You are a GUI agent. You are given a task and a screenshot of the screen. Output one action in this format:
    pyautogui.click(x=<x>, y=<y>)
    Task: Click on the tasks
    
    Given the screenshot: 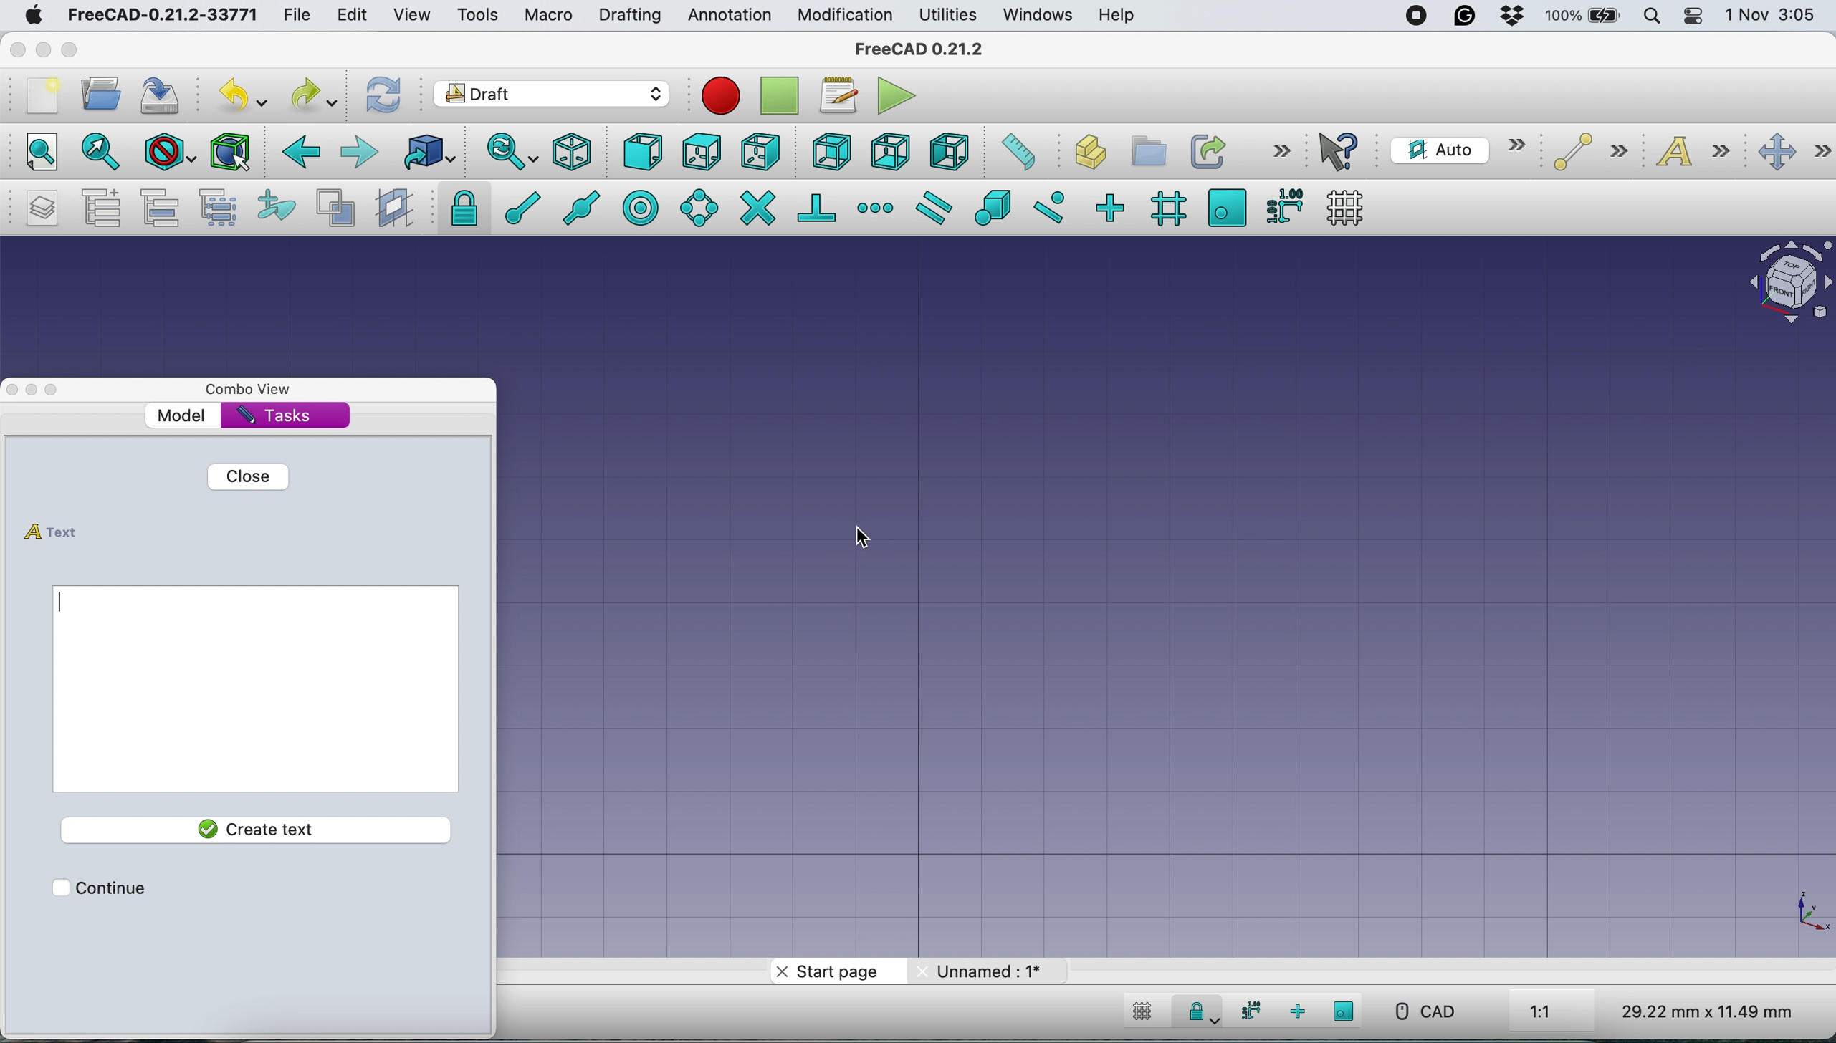 What is the action you would take?
    pyautogui.click(x=277, y=416)
    